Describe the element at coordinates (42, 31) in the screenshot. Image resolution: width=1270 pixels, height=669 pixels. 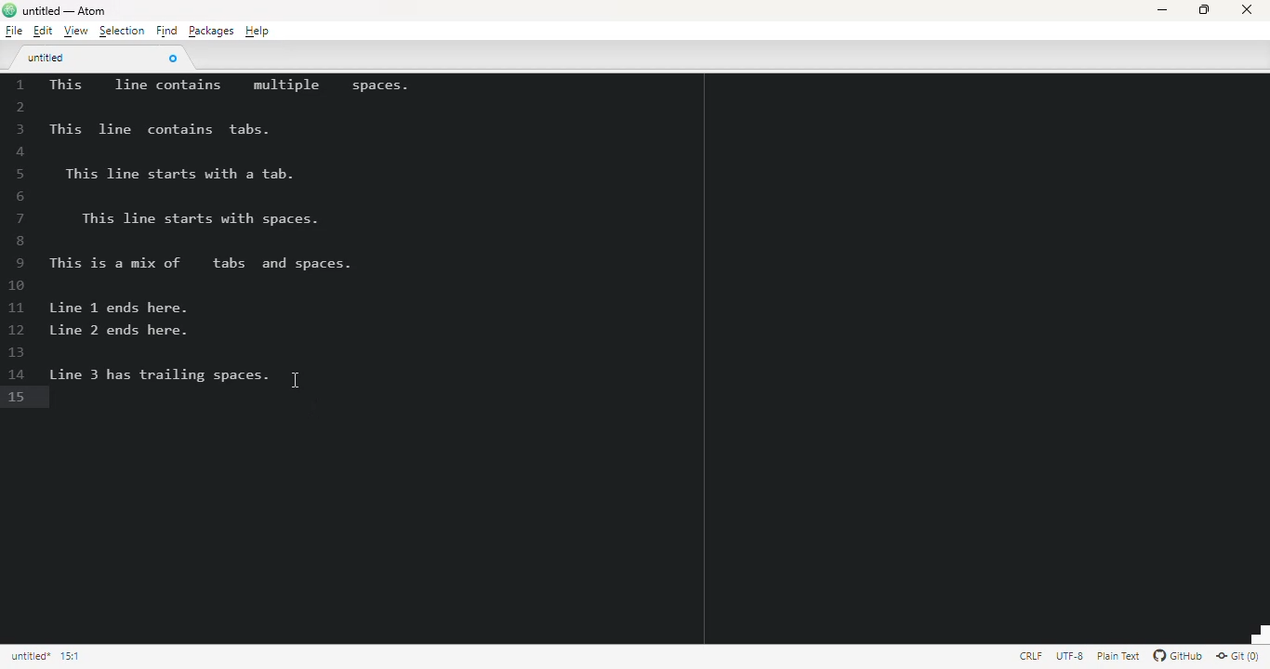
I see `edit` at that location.